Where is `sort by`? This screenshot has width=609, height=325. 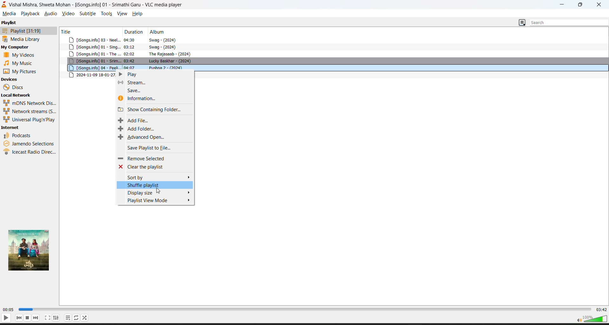 sort by is located at coordinates (155, 177).